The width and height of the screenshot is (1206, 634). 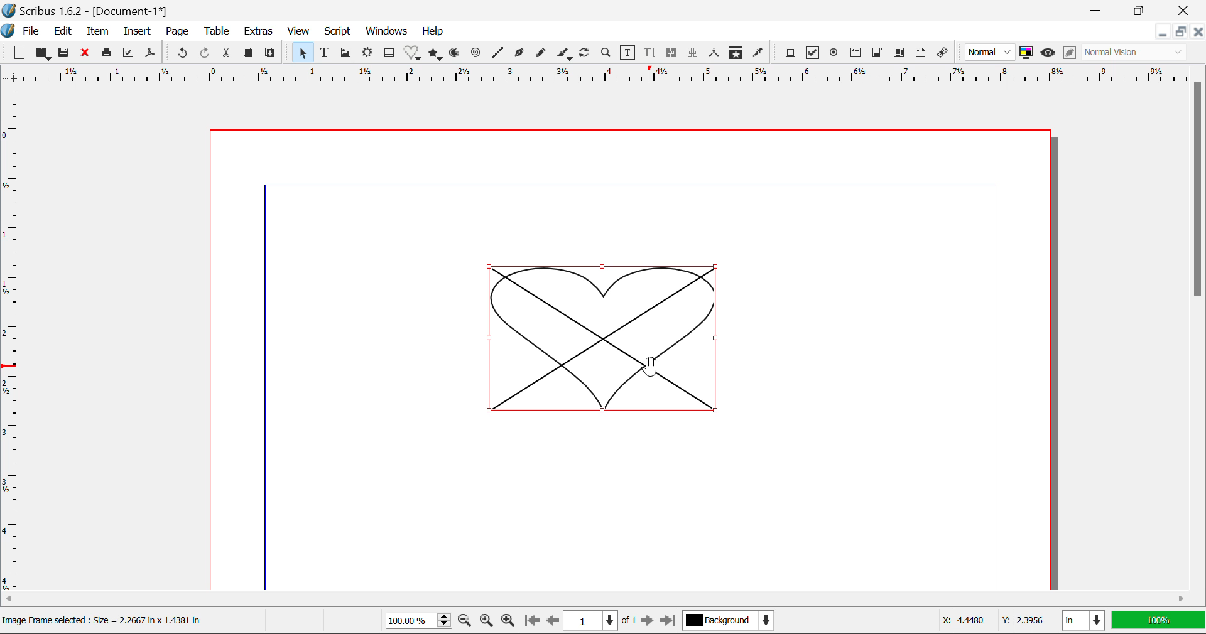 What do you see at coordinates (1198, 325) in the screenshot?
I see `Scroll Bar` at bounding box center [1198, 325].